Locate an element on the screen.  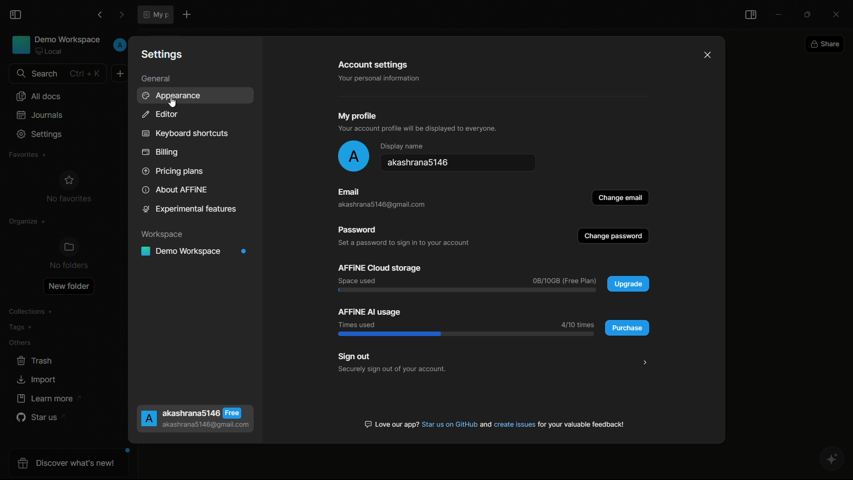
0B/10GB (Free Plan) is located at coordinates (564, 280).